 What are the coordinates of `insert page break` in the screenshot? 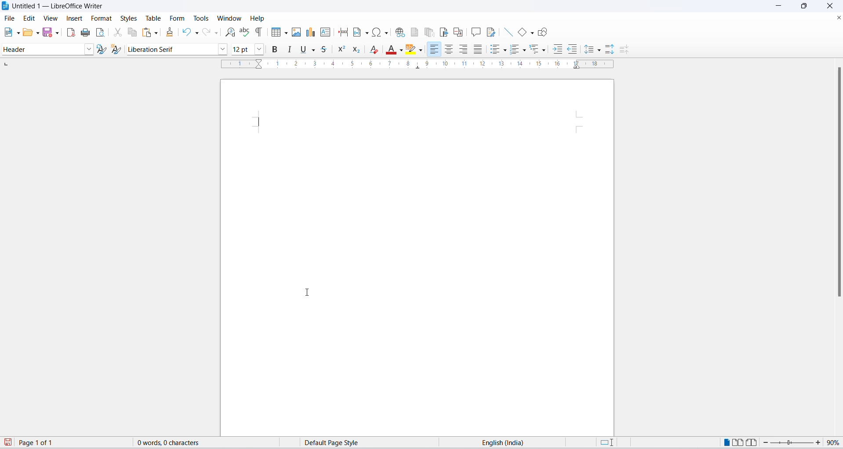 It's located at (341, 33).